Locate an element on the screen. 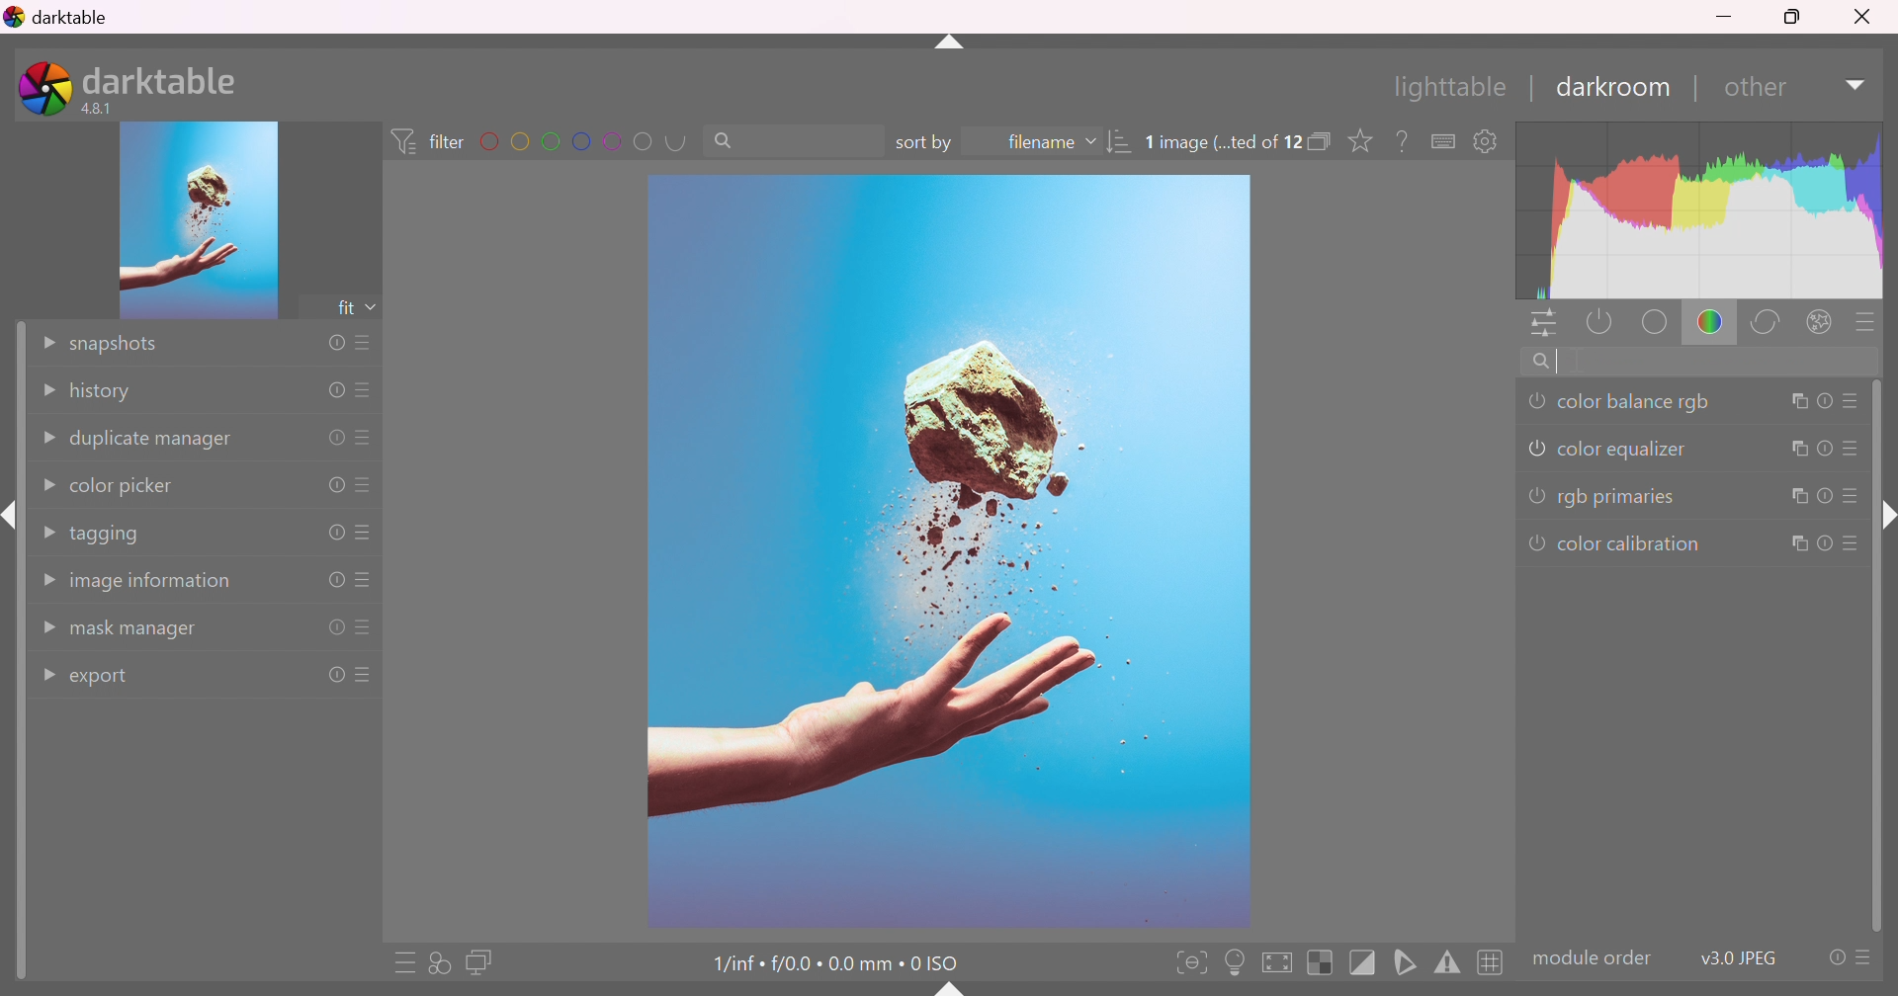 The height and width of the screenshot is (996, 1898). reset is located at coordinates (1826, 544).